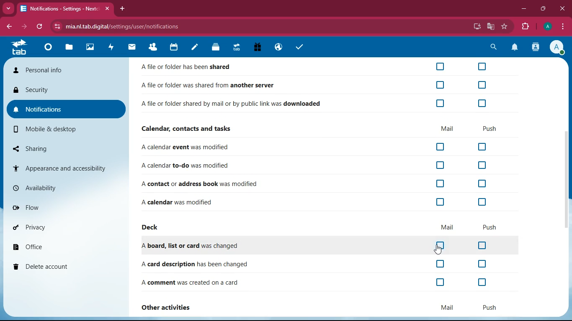  I want to click on off, so click(439, 66).